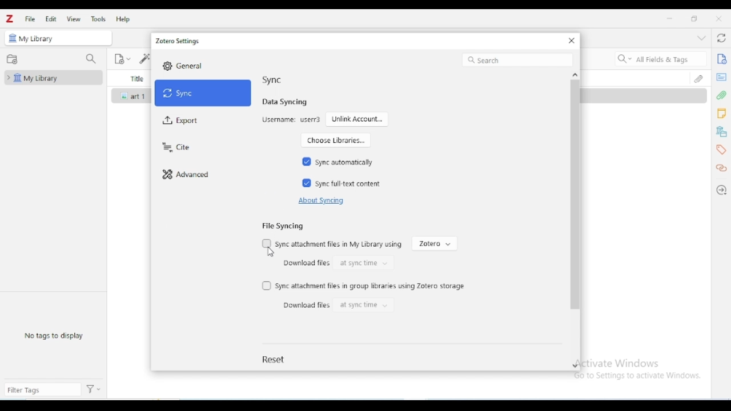  I want to click on new collection, so click(12, 59).